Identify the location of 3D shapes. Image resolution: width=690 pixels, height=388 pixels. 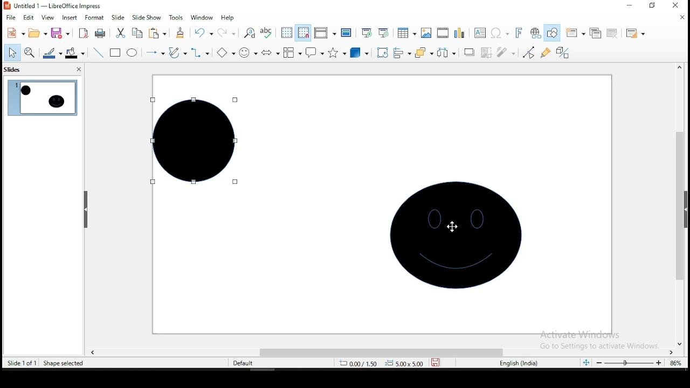
(360, 53).